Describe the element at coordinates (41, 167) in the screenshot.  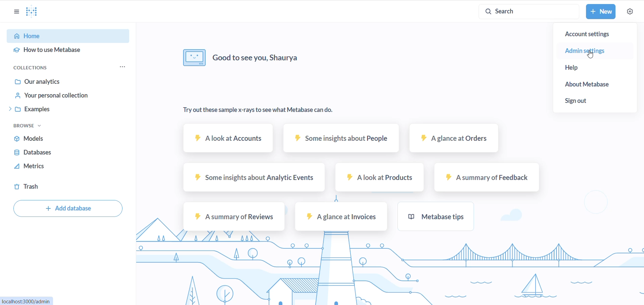
I see `METRICS` at that location.